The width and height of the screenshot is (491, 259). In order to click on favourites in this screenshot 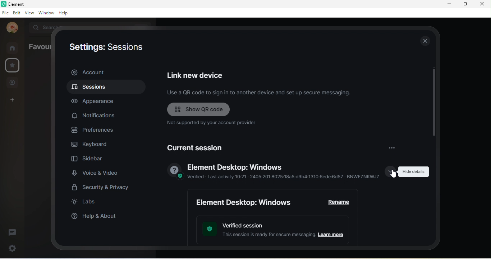, I will do `click(38, 47)`.